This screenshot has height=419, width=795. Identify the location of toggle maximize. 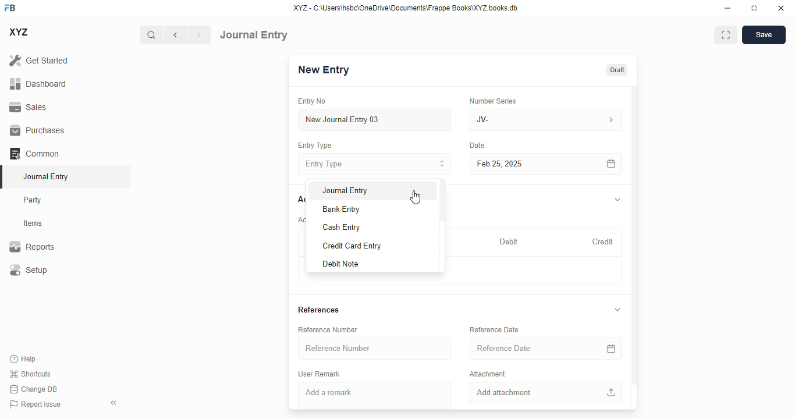
(754, 8).